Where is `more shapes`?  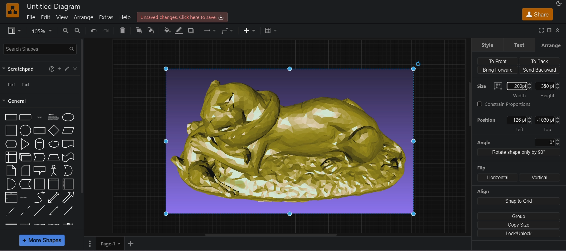 more shapes is located at coordinates (43, 241).